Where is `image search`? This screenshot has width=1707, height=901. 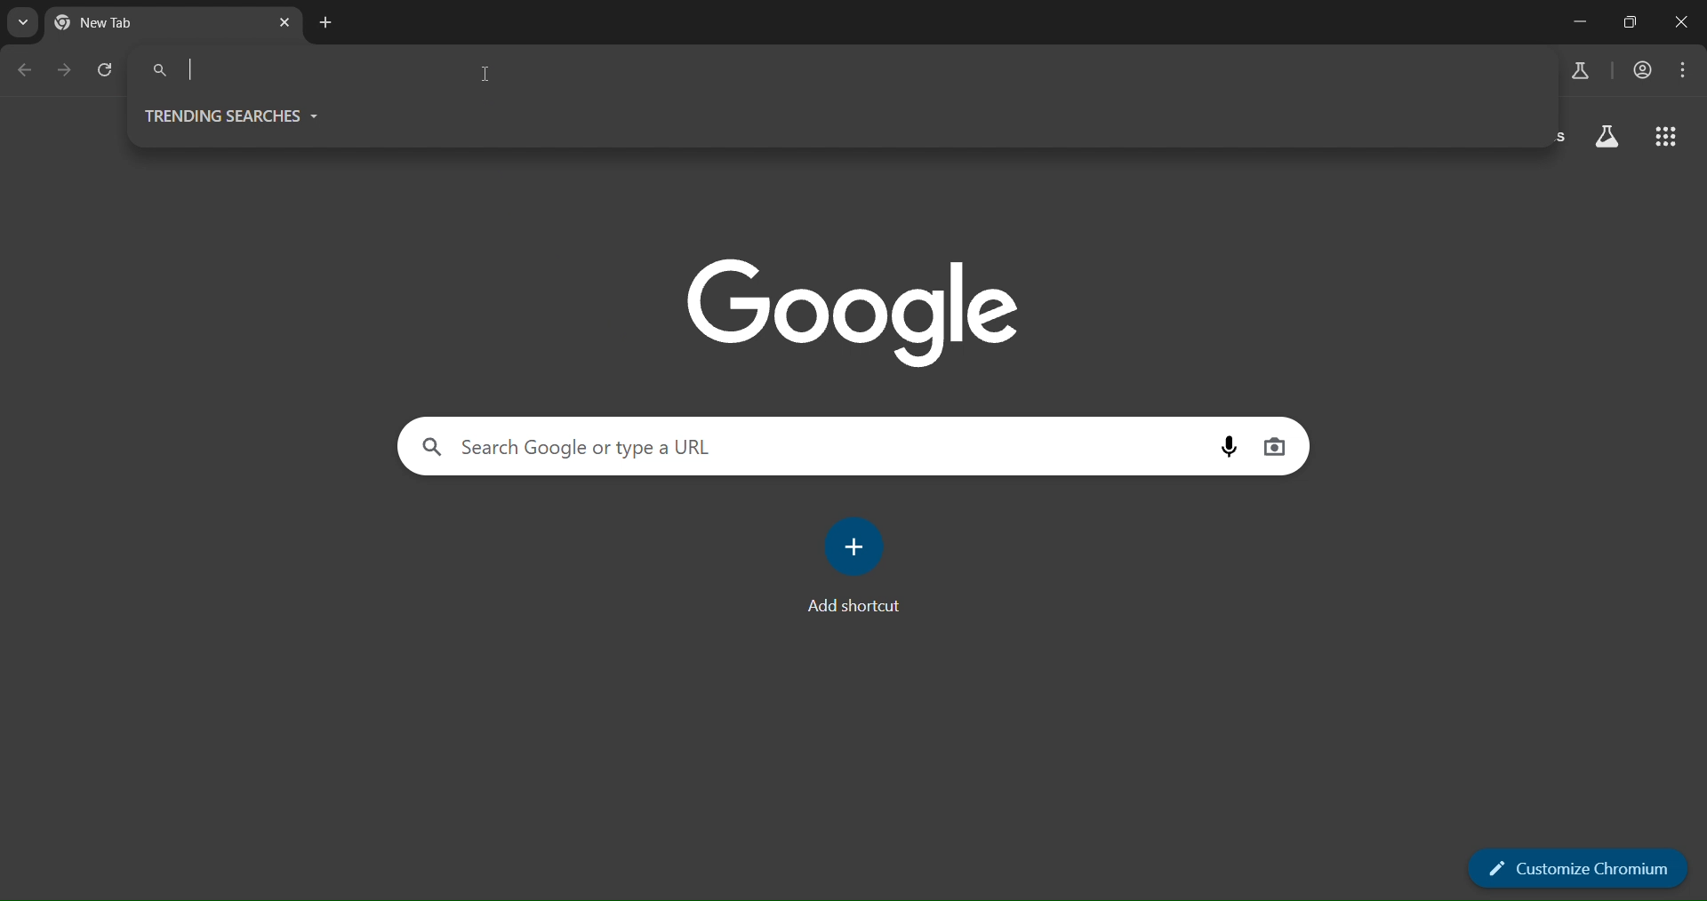
image search is located at coordinates (1275, 447).